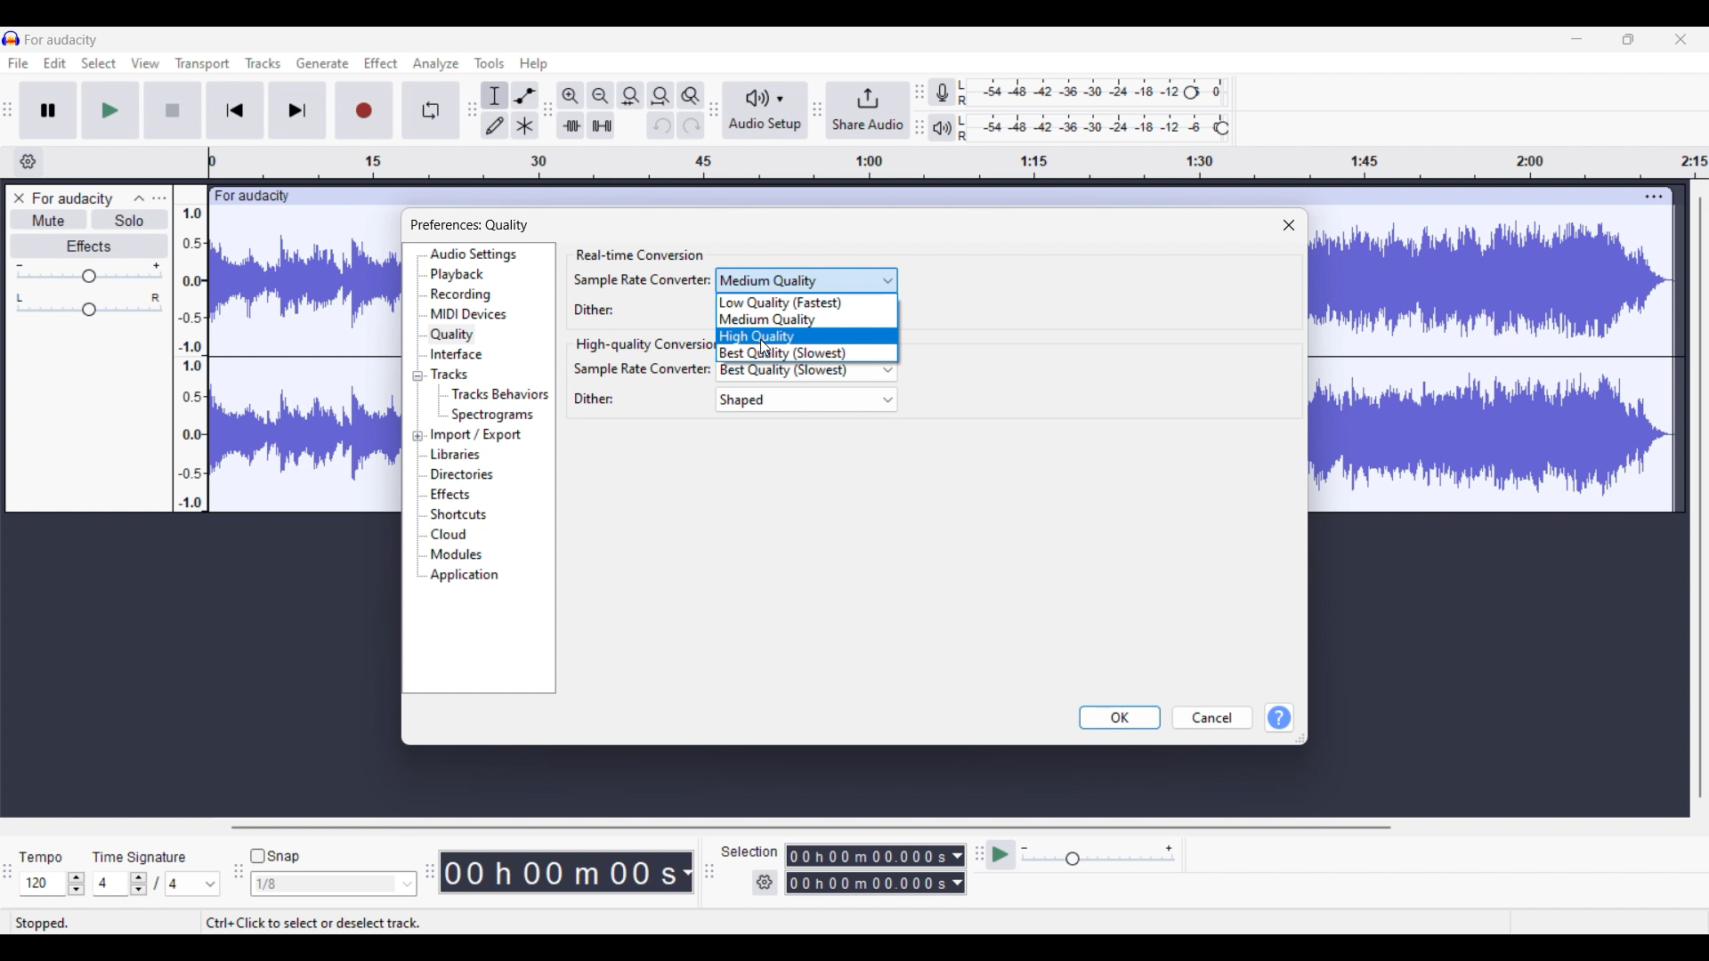 Image resolution: width=1709 pixels, height=961 pixels. What do you see at coordinates (278, 856) in the screenshot?
I see `Snap toggle` at bounding box center [278, 856].